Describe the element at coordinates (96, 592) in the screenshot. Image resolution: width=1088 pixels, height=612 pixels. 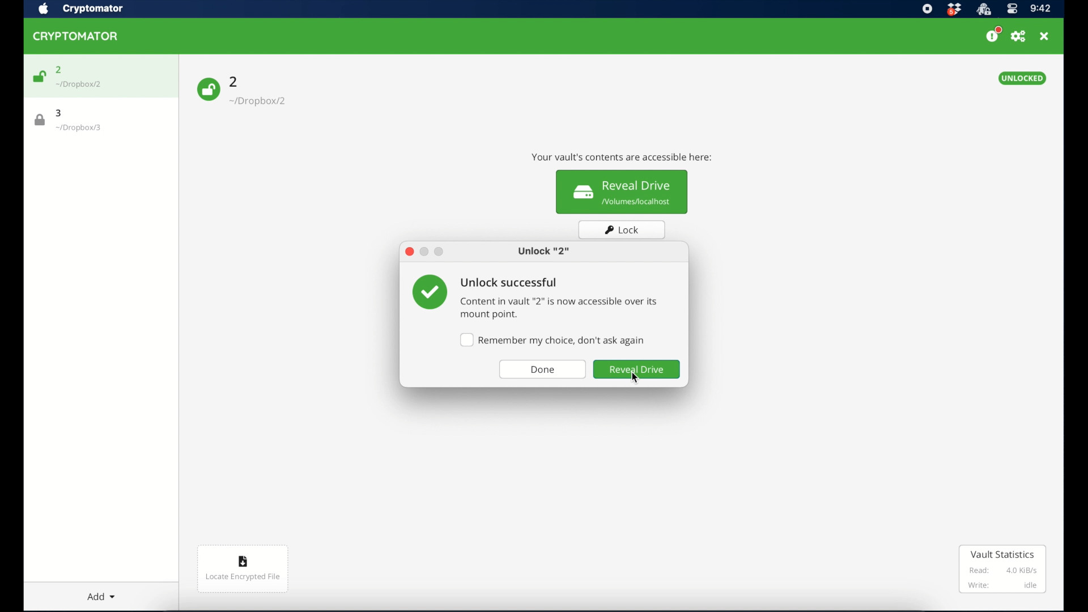
I see `add dropdown` at that location.